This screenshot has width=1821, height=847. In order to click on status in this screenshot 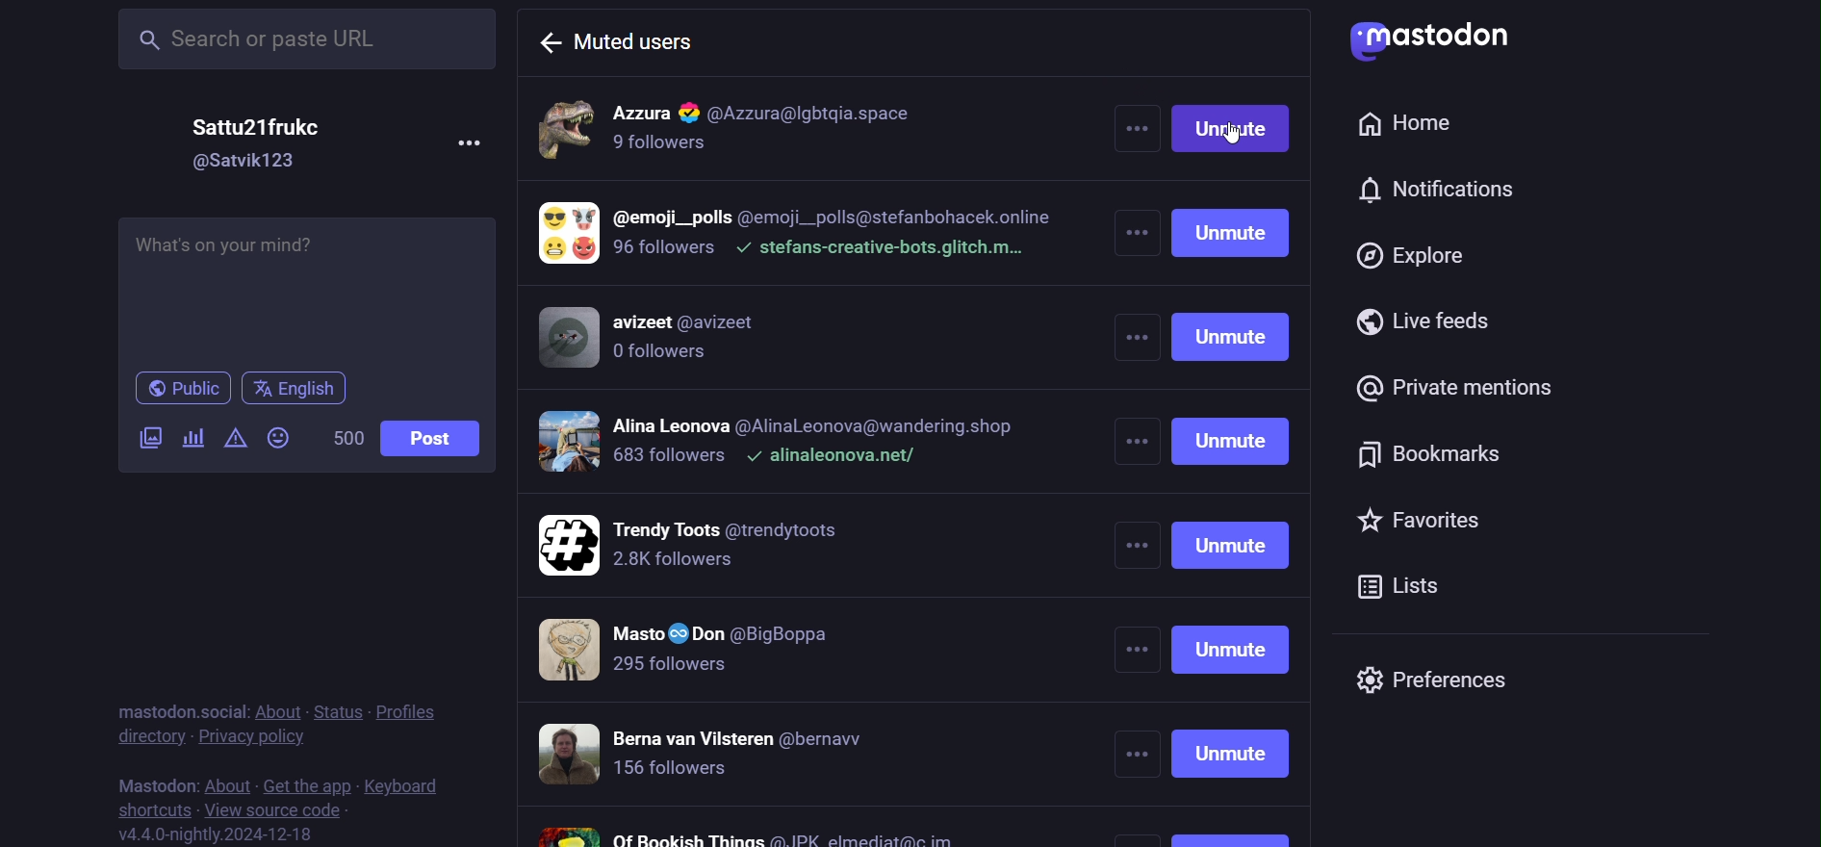, I will do `click(336, 710)`.